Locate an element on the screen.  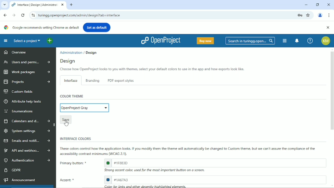
Google recommends setting Chrome as default is located at coordinates (41, 27).